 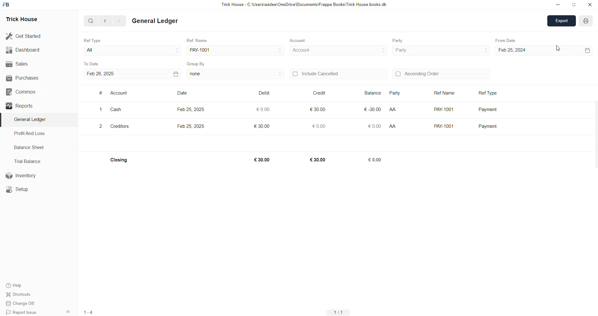 I want to click on AA, so click(x=394, y=108).